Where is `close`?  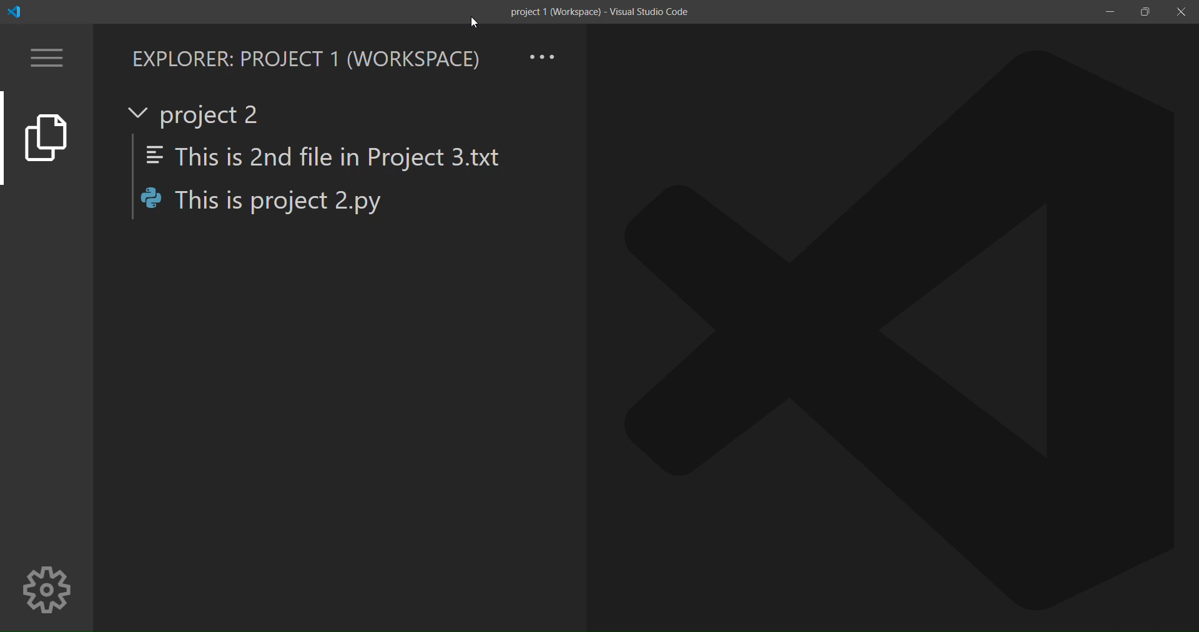
close is located at coordinates (1178, 12).